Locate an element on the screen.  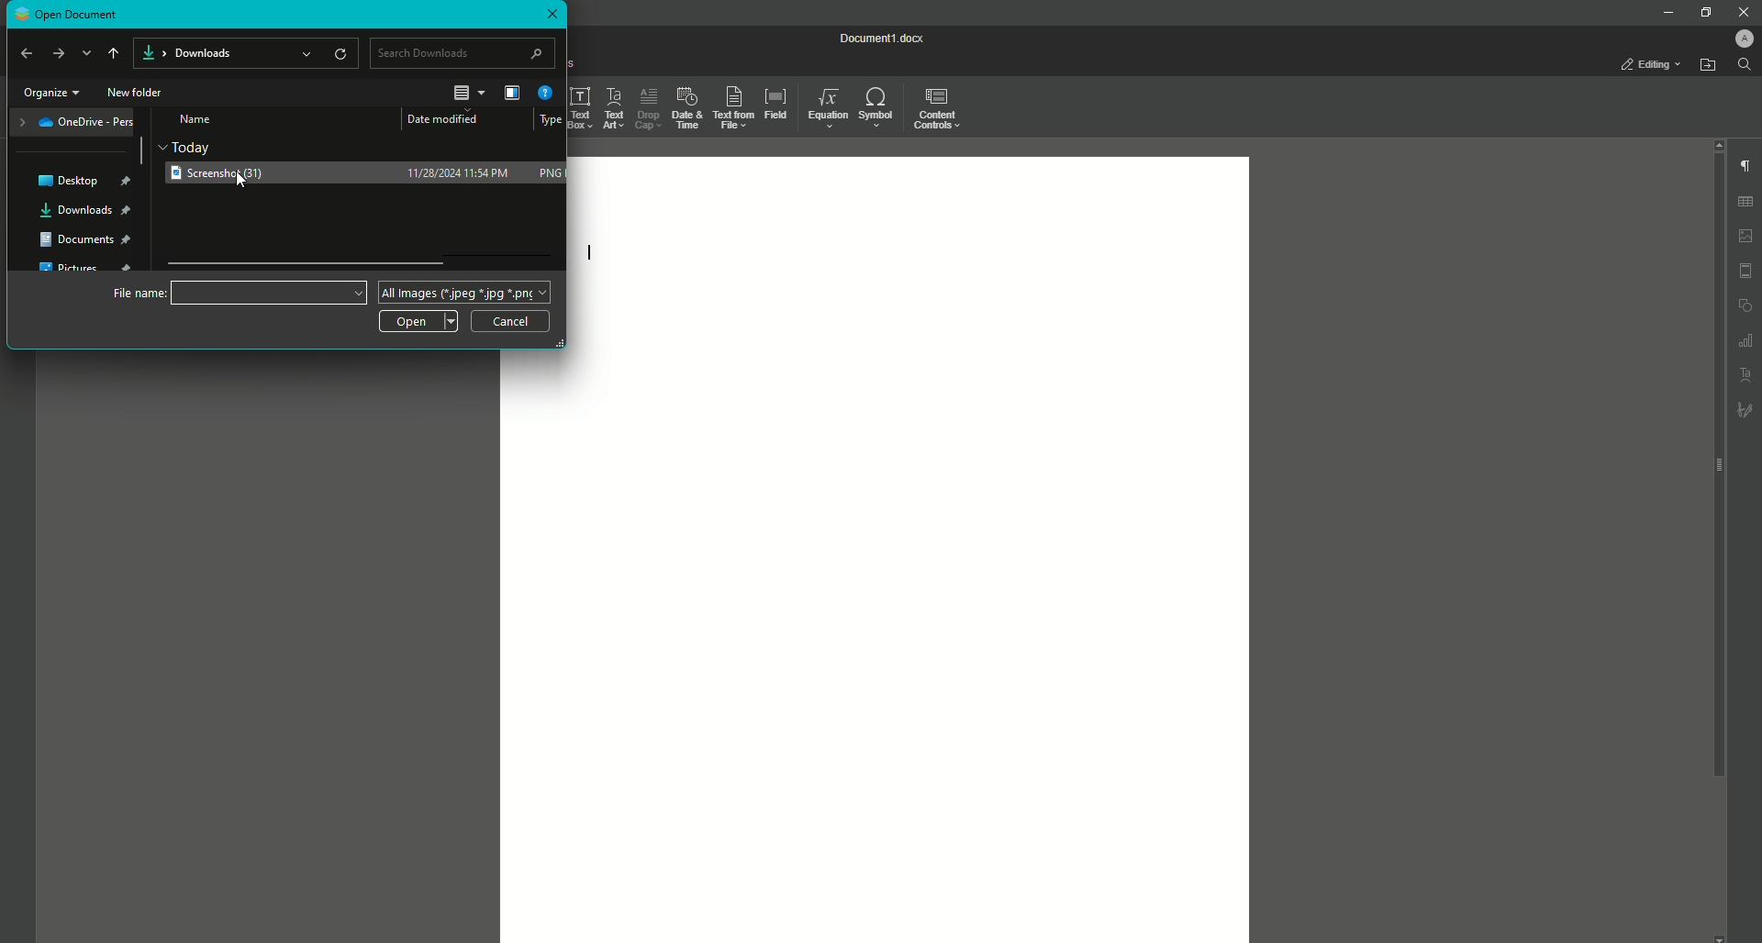
Cancel is located at coordinates (514, 322).